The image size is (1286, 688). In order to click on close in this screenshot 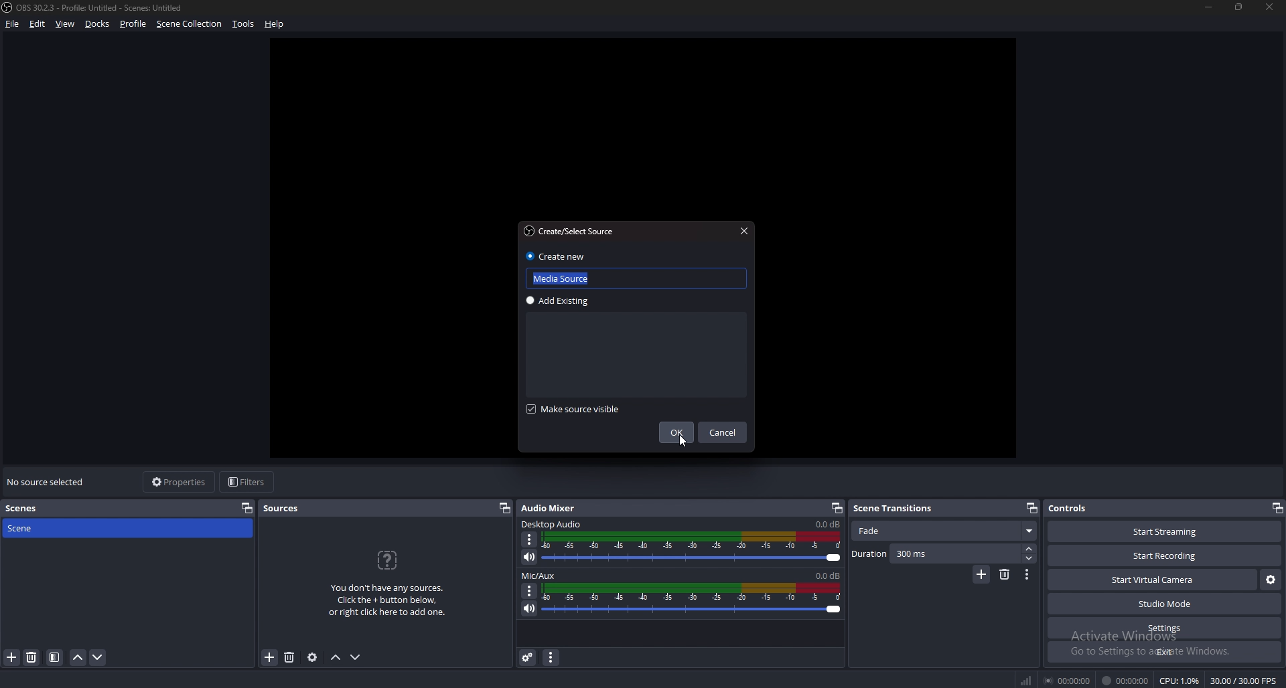, I will do `click(743, 230)`.